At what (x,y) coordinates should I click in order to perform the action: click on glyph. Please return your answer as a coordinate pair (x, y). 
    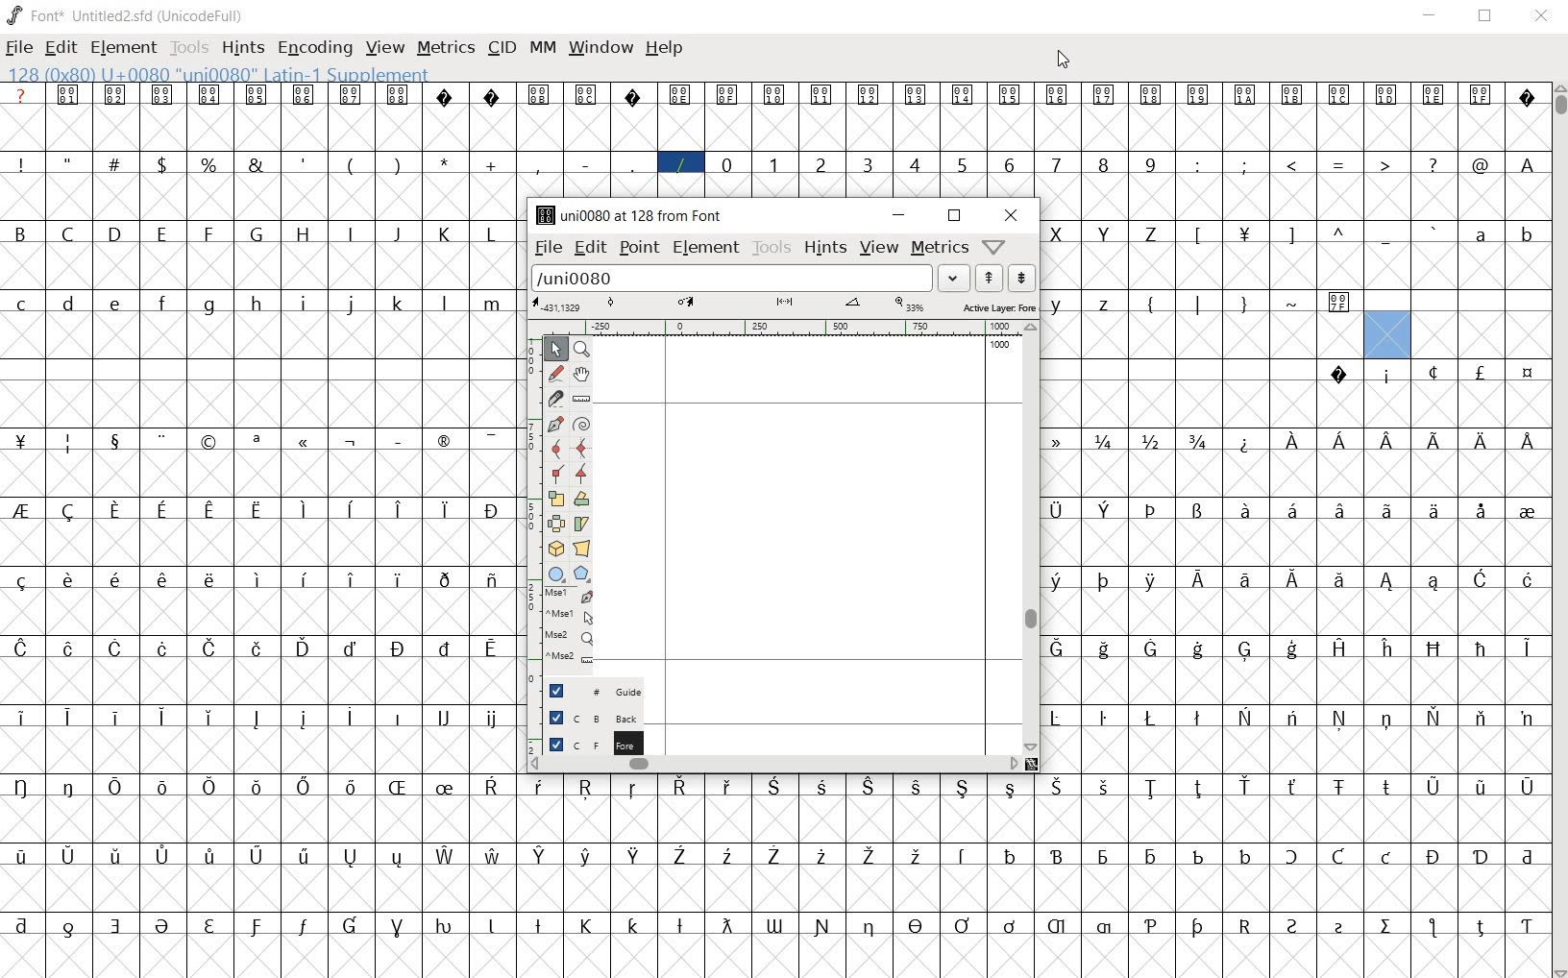
    Looking at the image, I should click on (680, 786).